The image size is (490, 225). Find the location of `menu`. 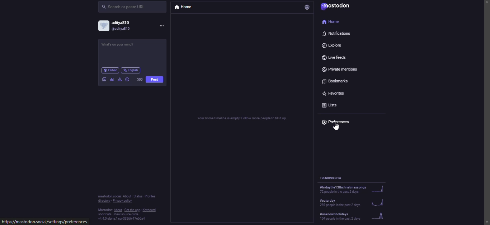

menu is located at coordinates (161, 26).